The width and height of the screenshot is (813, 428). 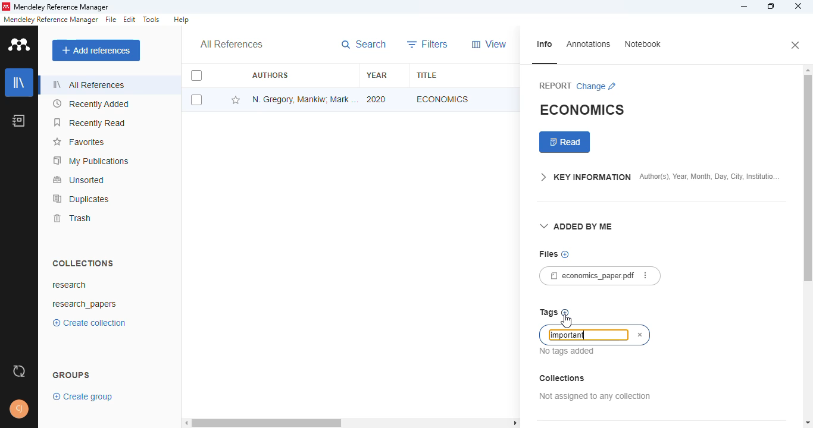 I want to click on close, so click(x=796, y=46).